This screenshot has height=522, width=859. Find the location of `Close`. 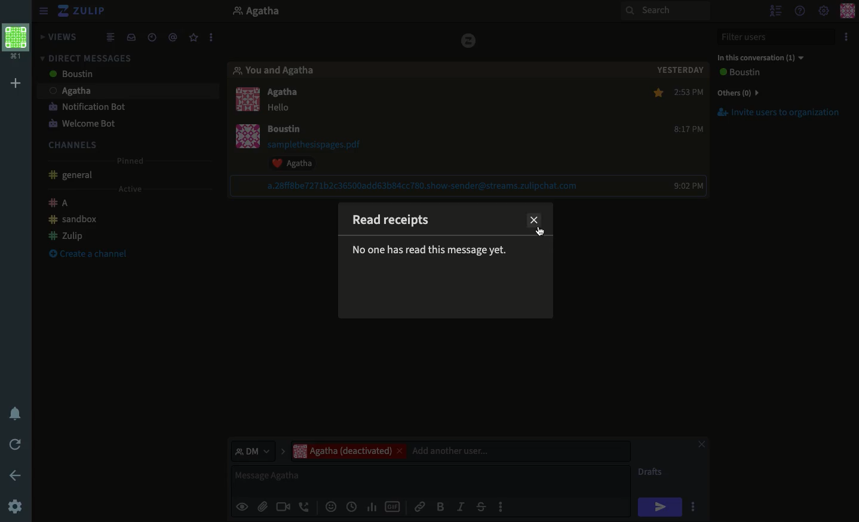

Close is located at coordinates (535, 220).